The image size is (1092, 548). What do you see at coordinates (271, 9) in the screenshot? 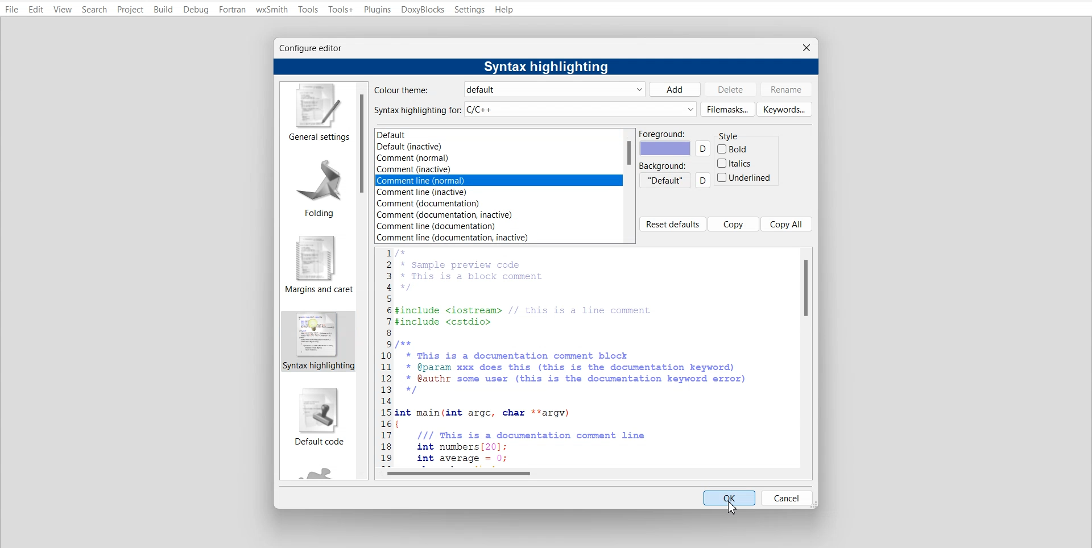
I see `wxSmith` at bounding box center [271, 9].